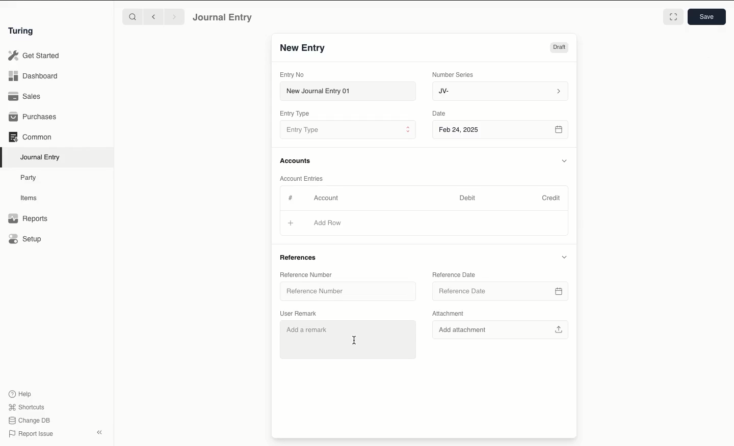 This screenshot has height=446, width=734. I want to click on Backward, so click(153, 16).